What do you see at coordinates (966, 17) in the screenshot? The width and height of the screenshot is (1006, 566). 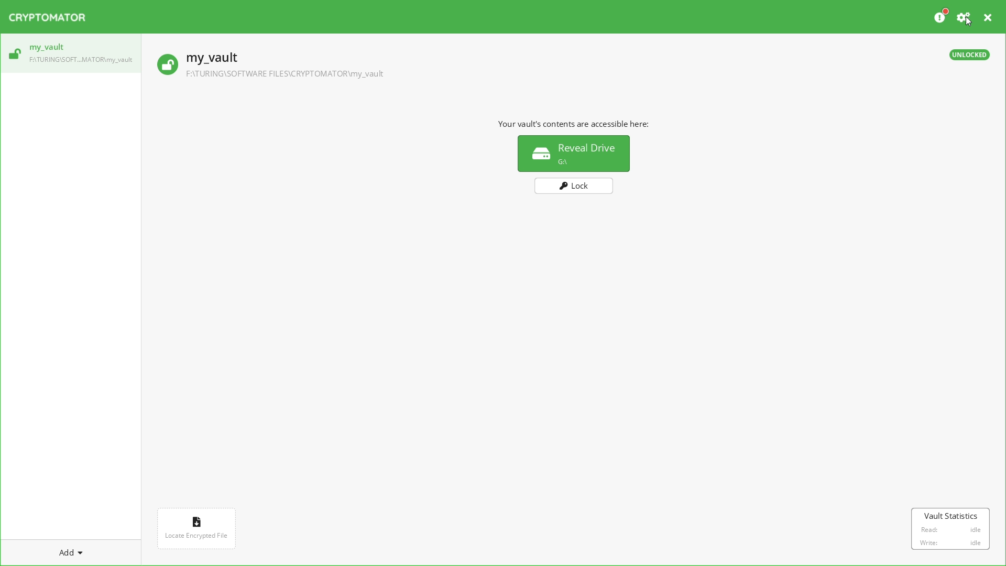 I see `Preferences` at bounding box center [966, 17].